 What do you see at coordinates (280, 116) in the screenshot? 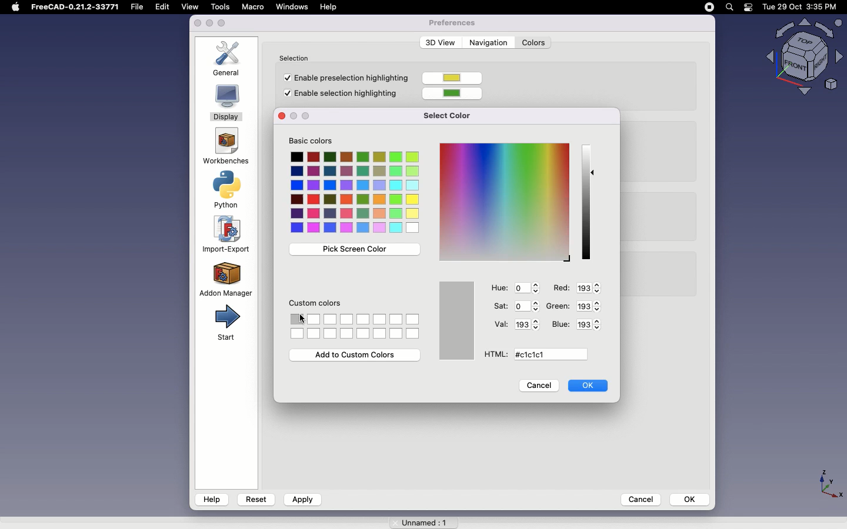
I see `Close` at bounding box center [280, 116].